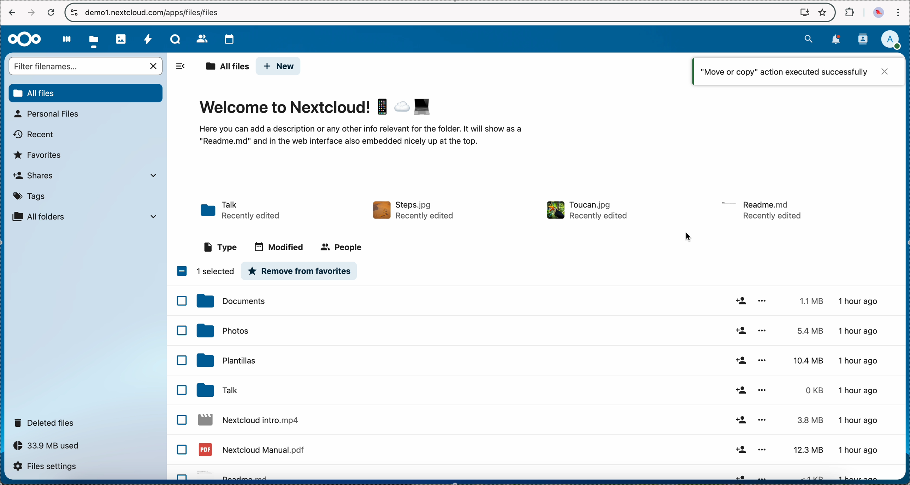  Describe the element at coordinates (65, 38) in the screenshot. I see `dashboard` at that location.